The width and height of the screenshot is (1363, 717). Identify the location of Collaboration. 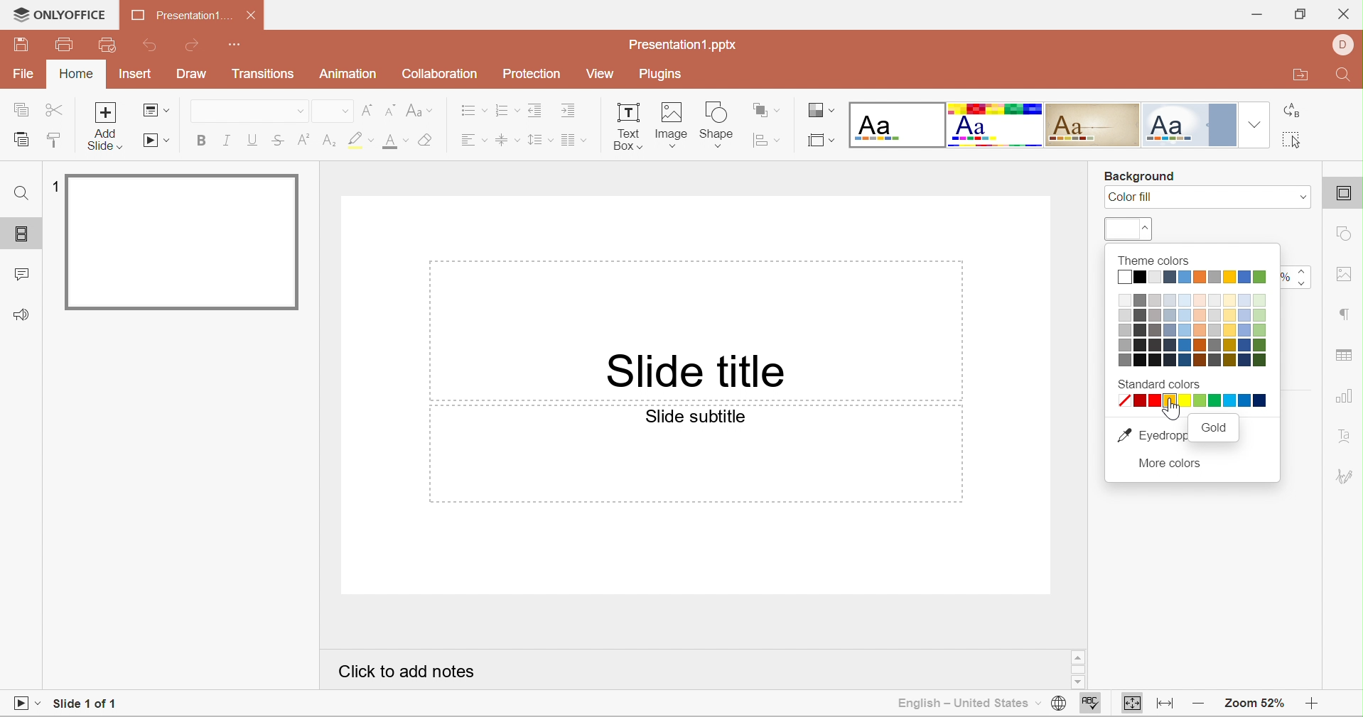
(439, 74).